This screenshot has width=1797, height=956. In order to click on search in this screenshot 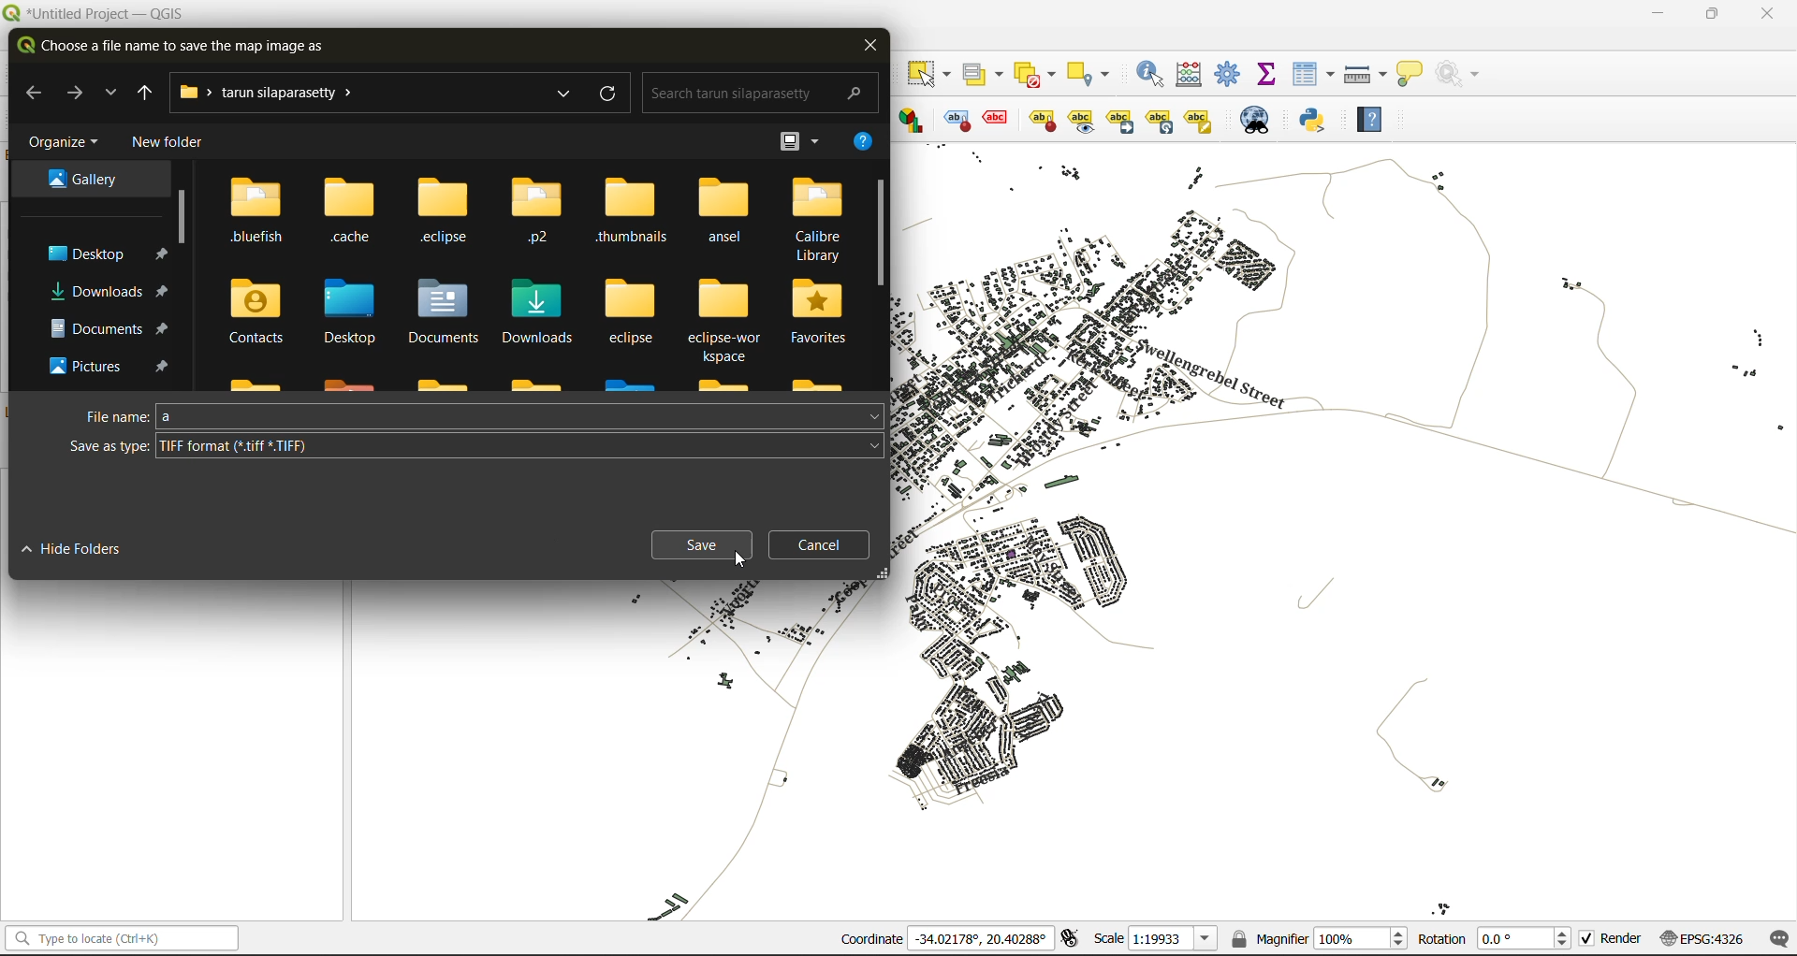, I will do `click(753, 90)`.